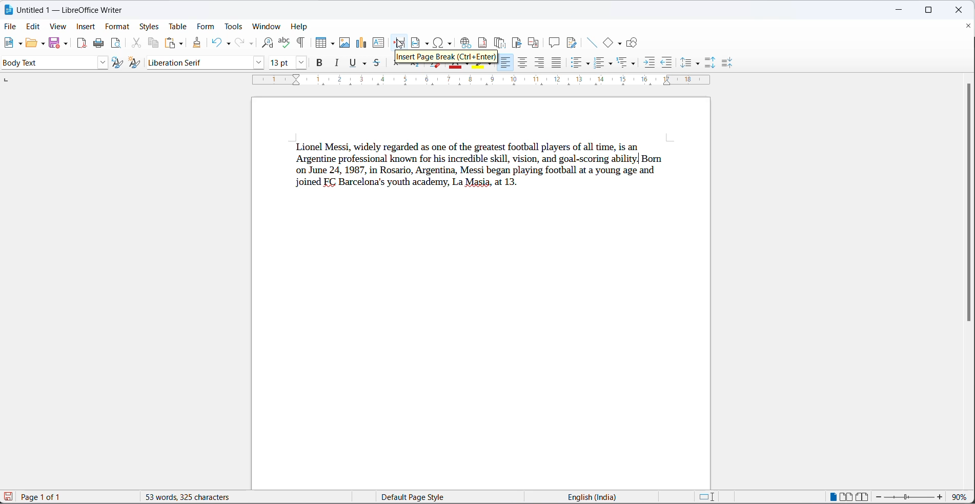 Image resolution: width=975 pixels, height=504 pixels. I want to click on view, so click(57, 26).